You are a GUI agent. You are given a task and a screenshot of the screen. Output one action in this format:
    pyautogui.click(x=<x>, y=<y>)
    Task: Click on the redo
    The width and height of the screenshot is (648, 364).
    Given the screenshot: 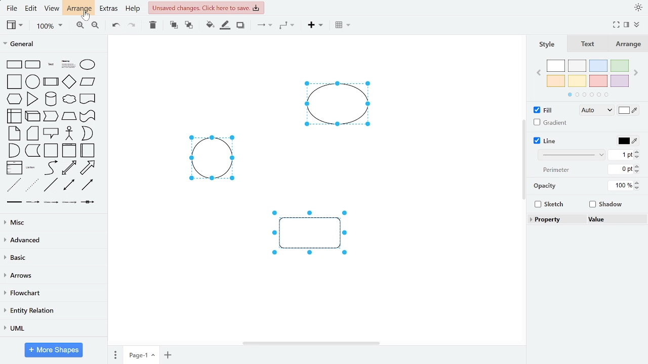 What is the action you would take?
    pyautogui.click(x=132, y=26)
    